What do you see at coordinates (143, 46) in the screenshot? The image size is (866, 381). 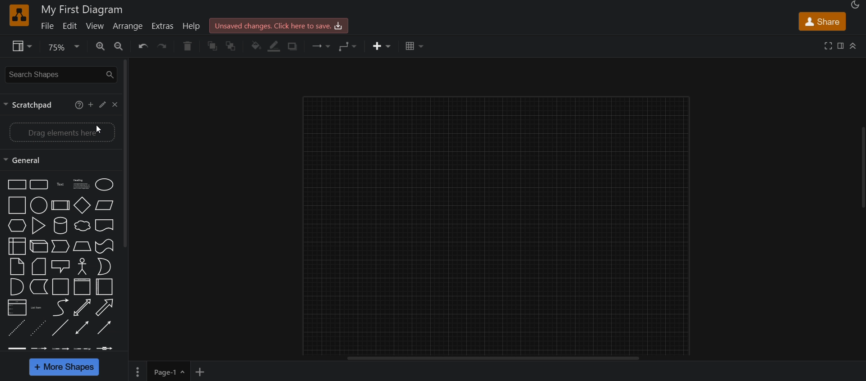 I see `undo` at bounding box center [143, 46].